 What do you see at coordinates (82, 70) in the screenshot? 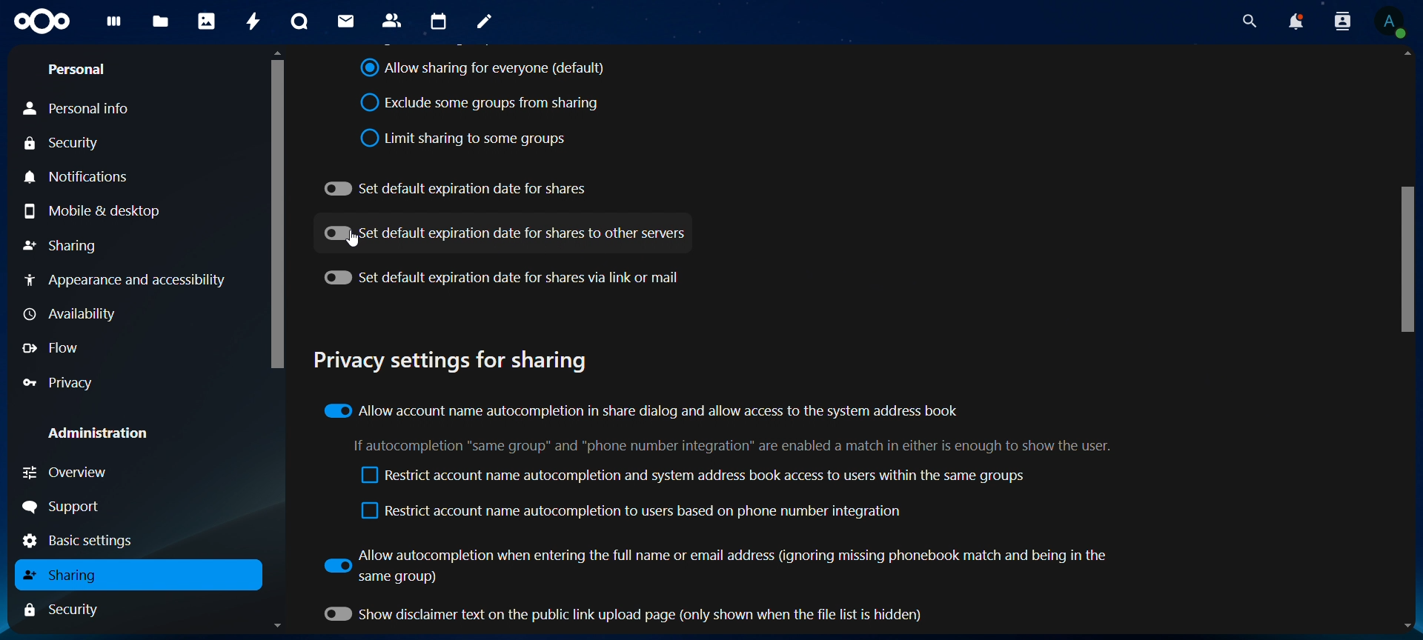
I see `personal` at bounding box center [82, 70].